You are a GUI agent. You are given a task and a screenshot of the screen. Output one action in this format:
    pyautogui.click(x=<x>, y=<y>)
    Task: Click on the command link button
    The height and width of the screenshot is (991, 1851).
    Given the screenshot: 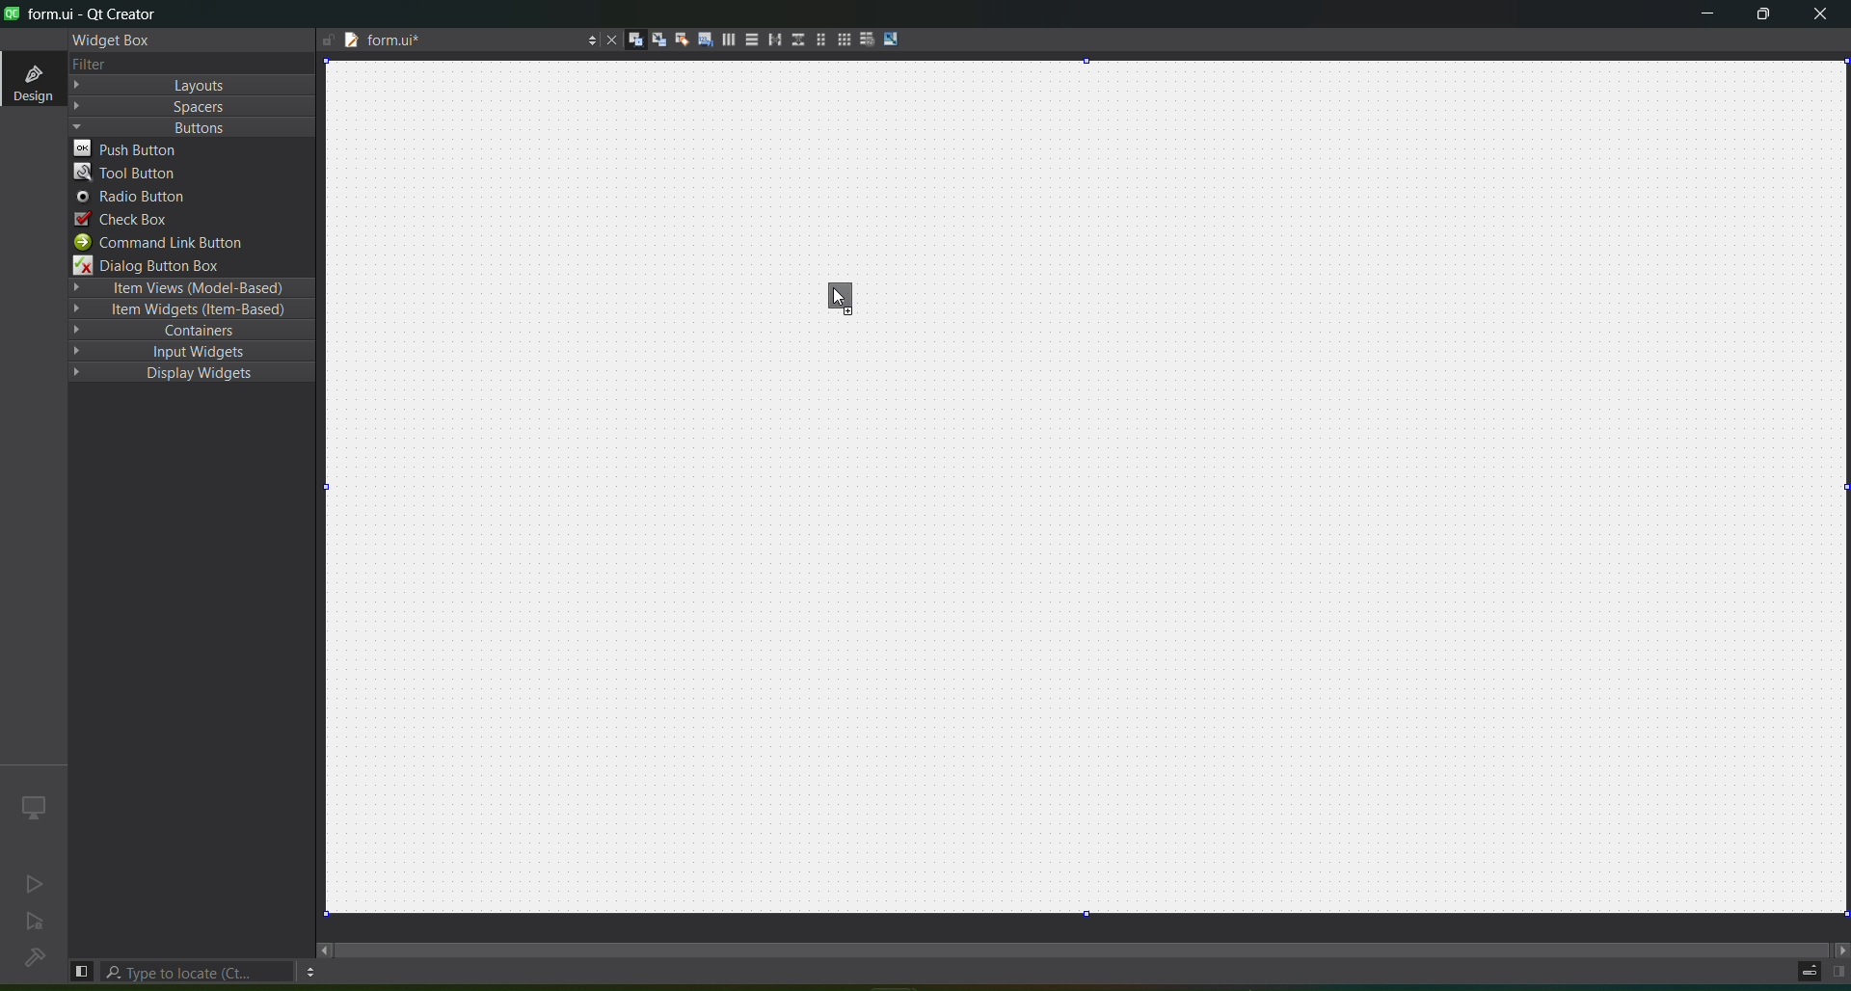 What is the action you would take?
    pyautogui.click(x=188, y=242)
    